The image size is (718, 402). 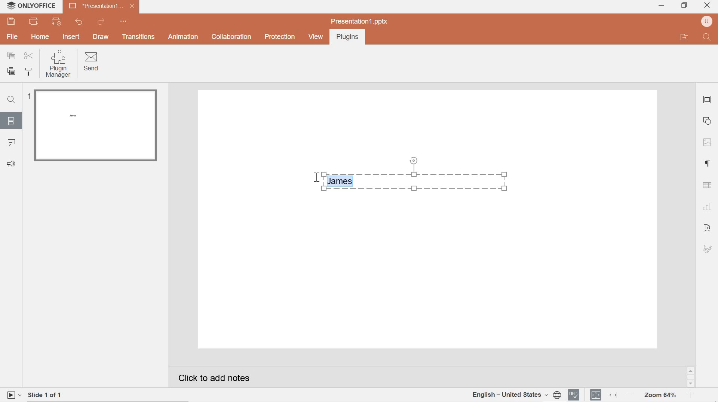 I want to click on Transitions, so click(x=138, y=37).